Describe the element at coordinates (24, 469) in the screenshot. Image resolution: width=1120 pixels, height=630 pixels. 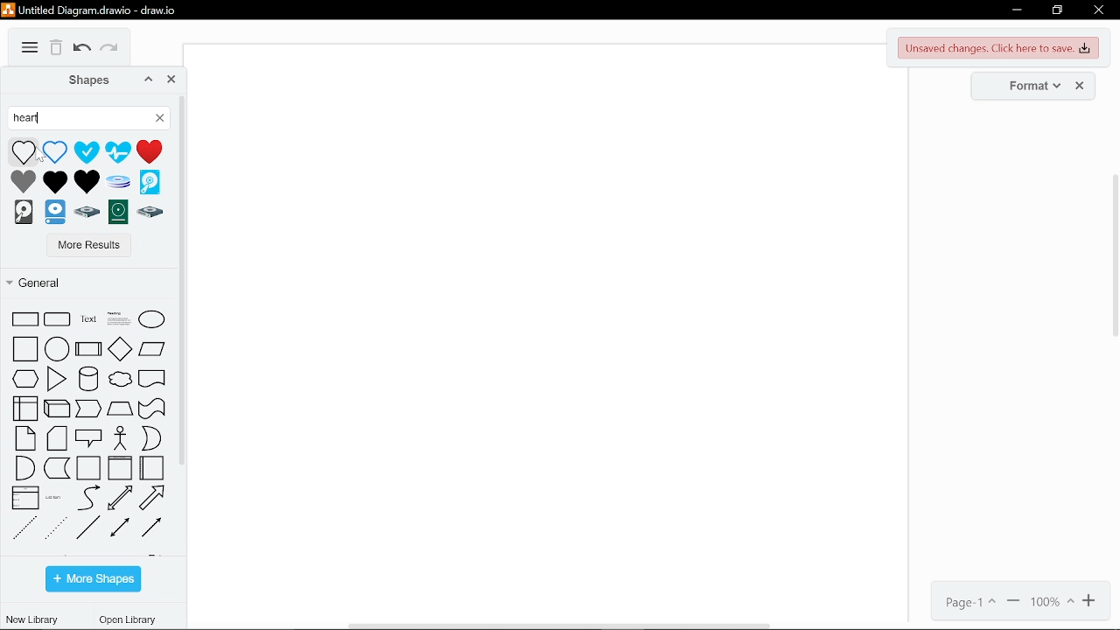
I see `and` at that location.